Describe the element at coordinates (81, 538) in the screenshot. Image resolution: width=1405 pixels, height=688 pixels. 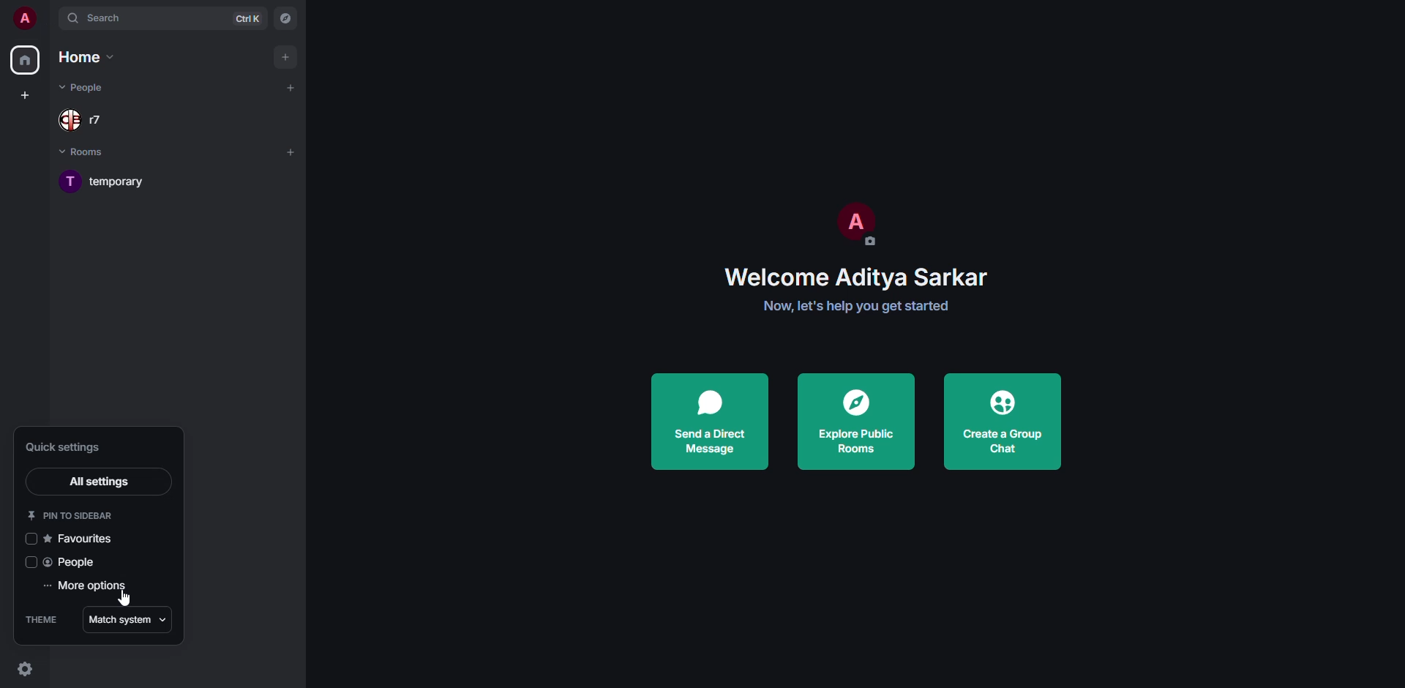
I see `favorites` at that location.